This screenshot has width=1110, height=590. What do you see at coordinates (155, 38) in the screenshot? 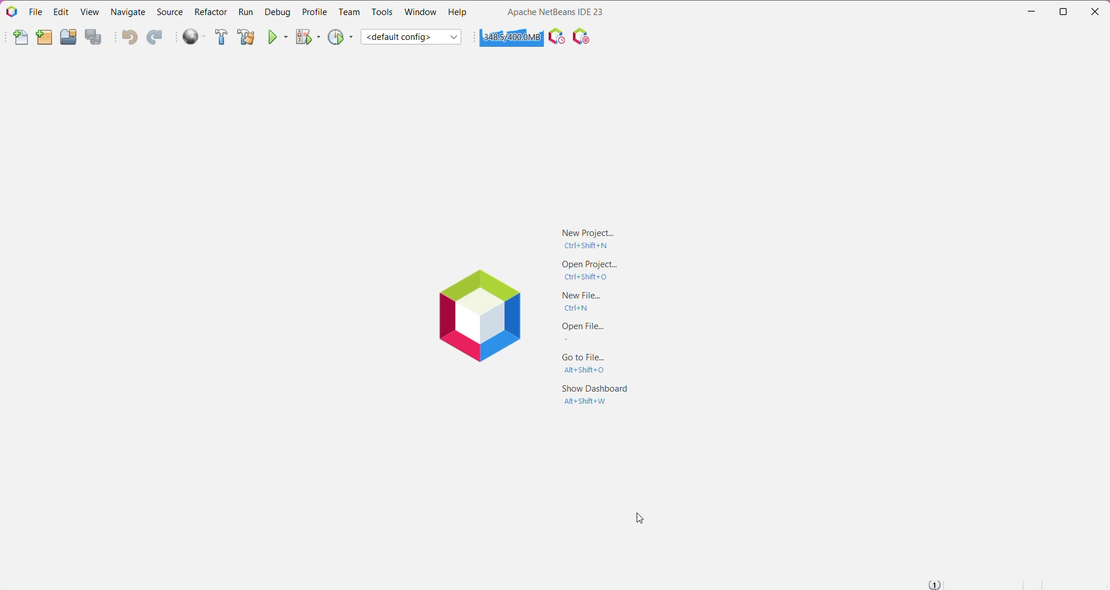
I see `Redo` at bounding box center [155, 38].